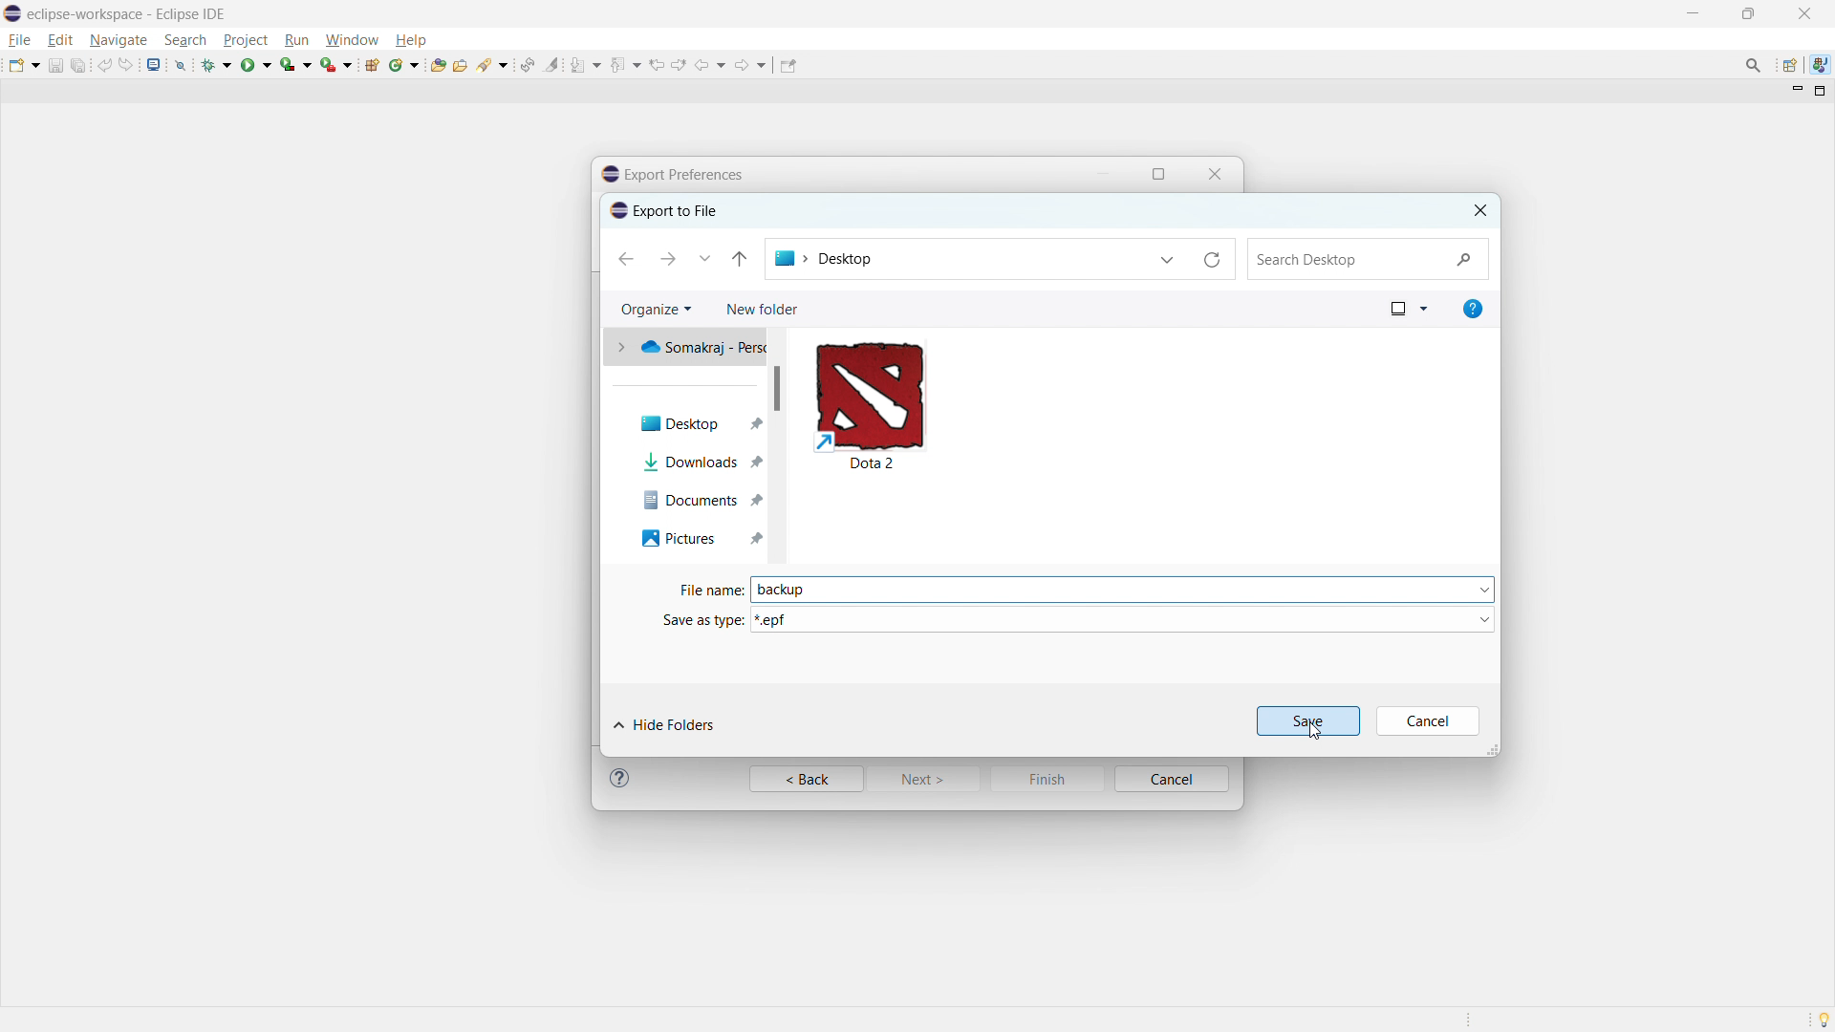 Image resolution: width=1835 pixels, height=1032 pixels. What do you see at coordinates (586, 65) in the screenshot?
I see `next annotation` at bounding box center [586, 65].